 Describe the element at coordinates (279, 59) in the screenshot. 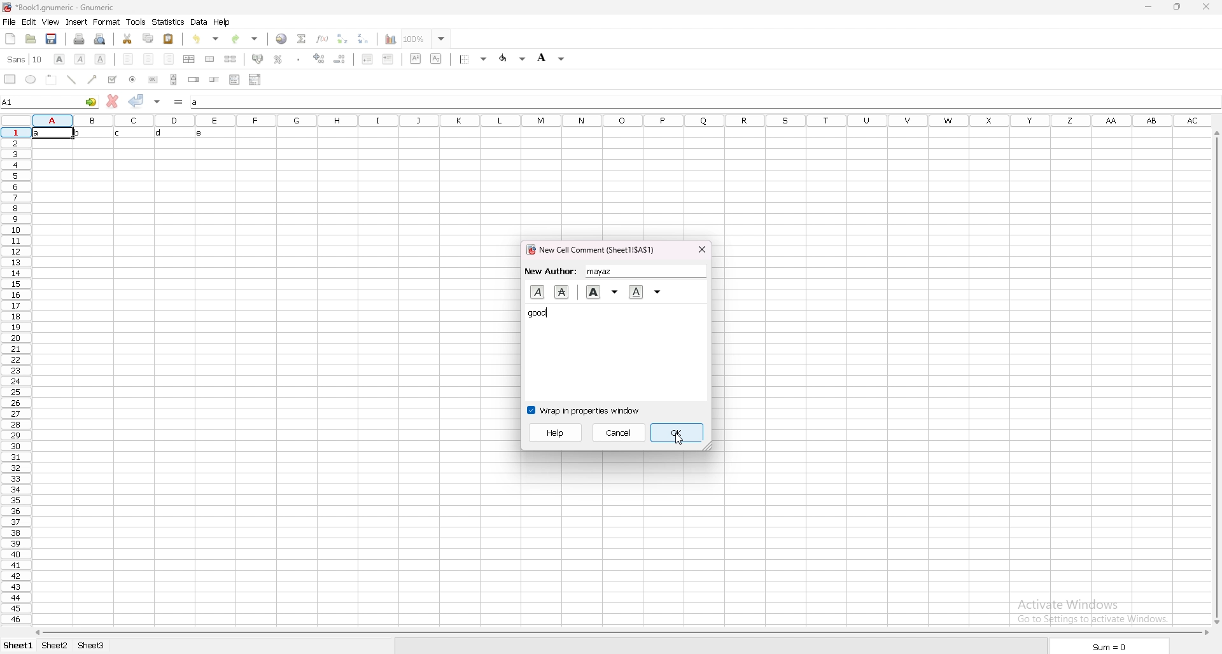

I see `percentage` at that location.